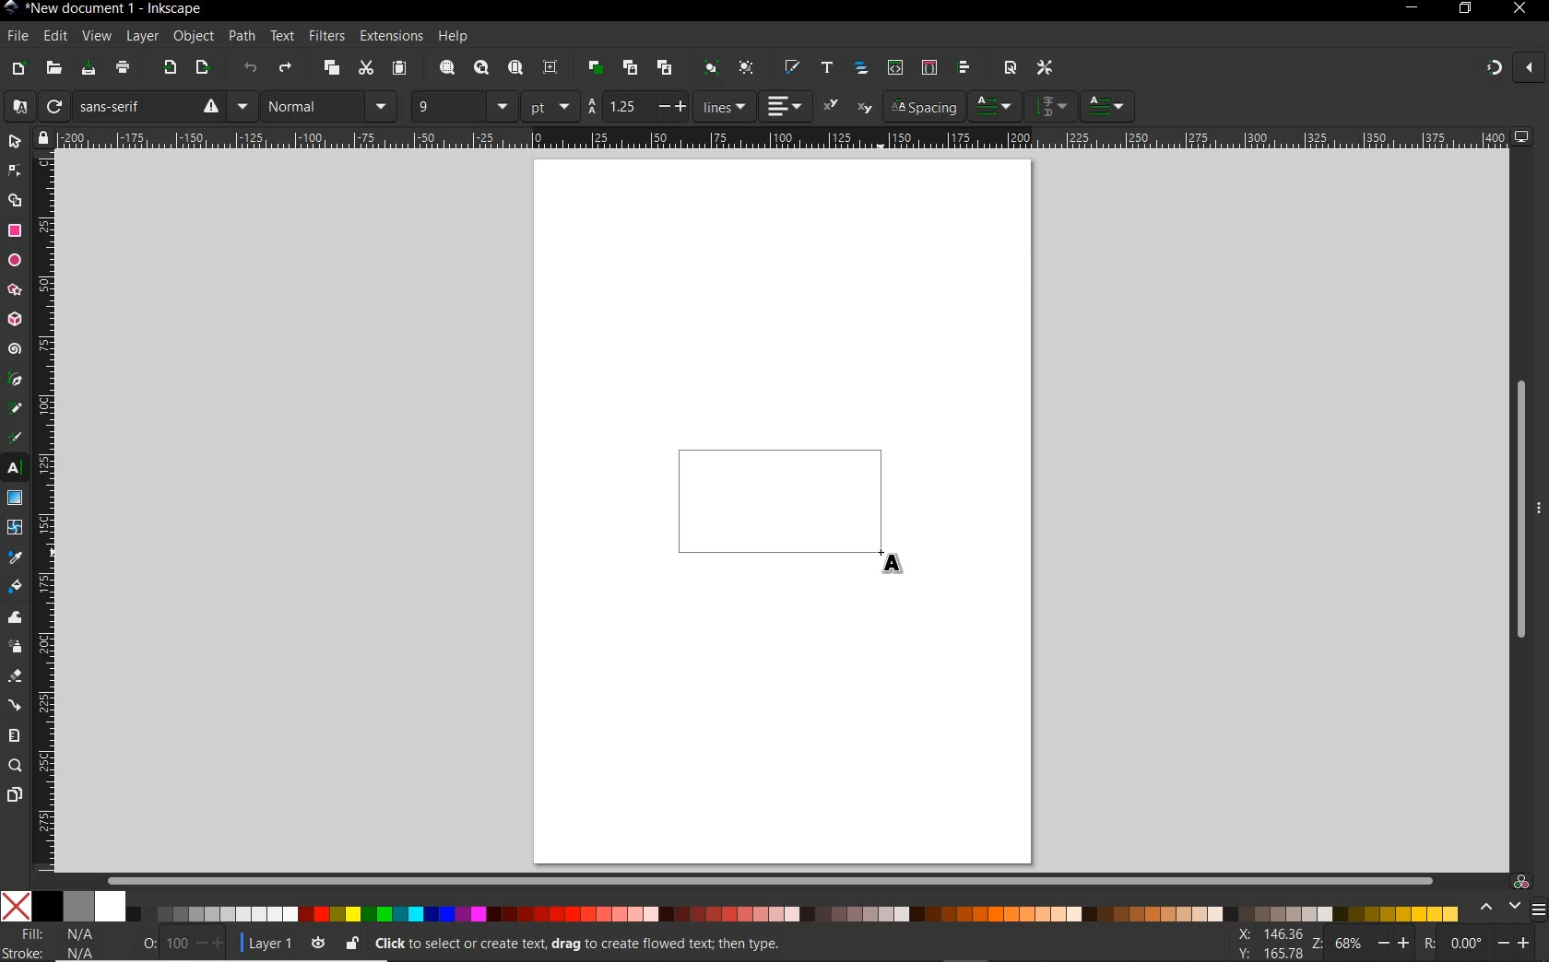  Describe the element at coordinates (516, 69) in the screenshot. I see `zoom page` at that location.